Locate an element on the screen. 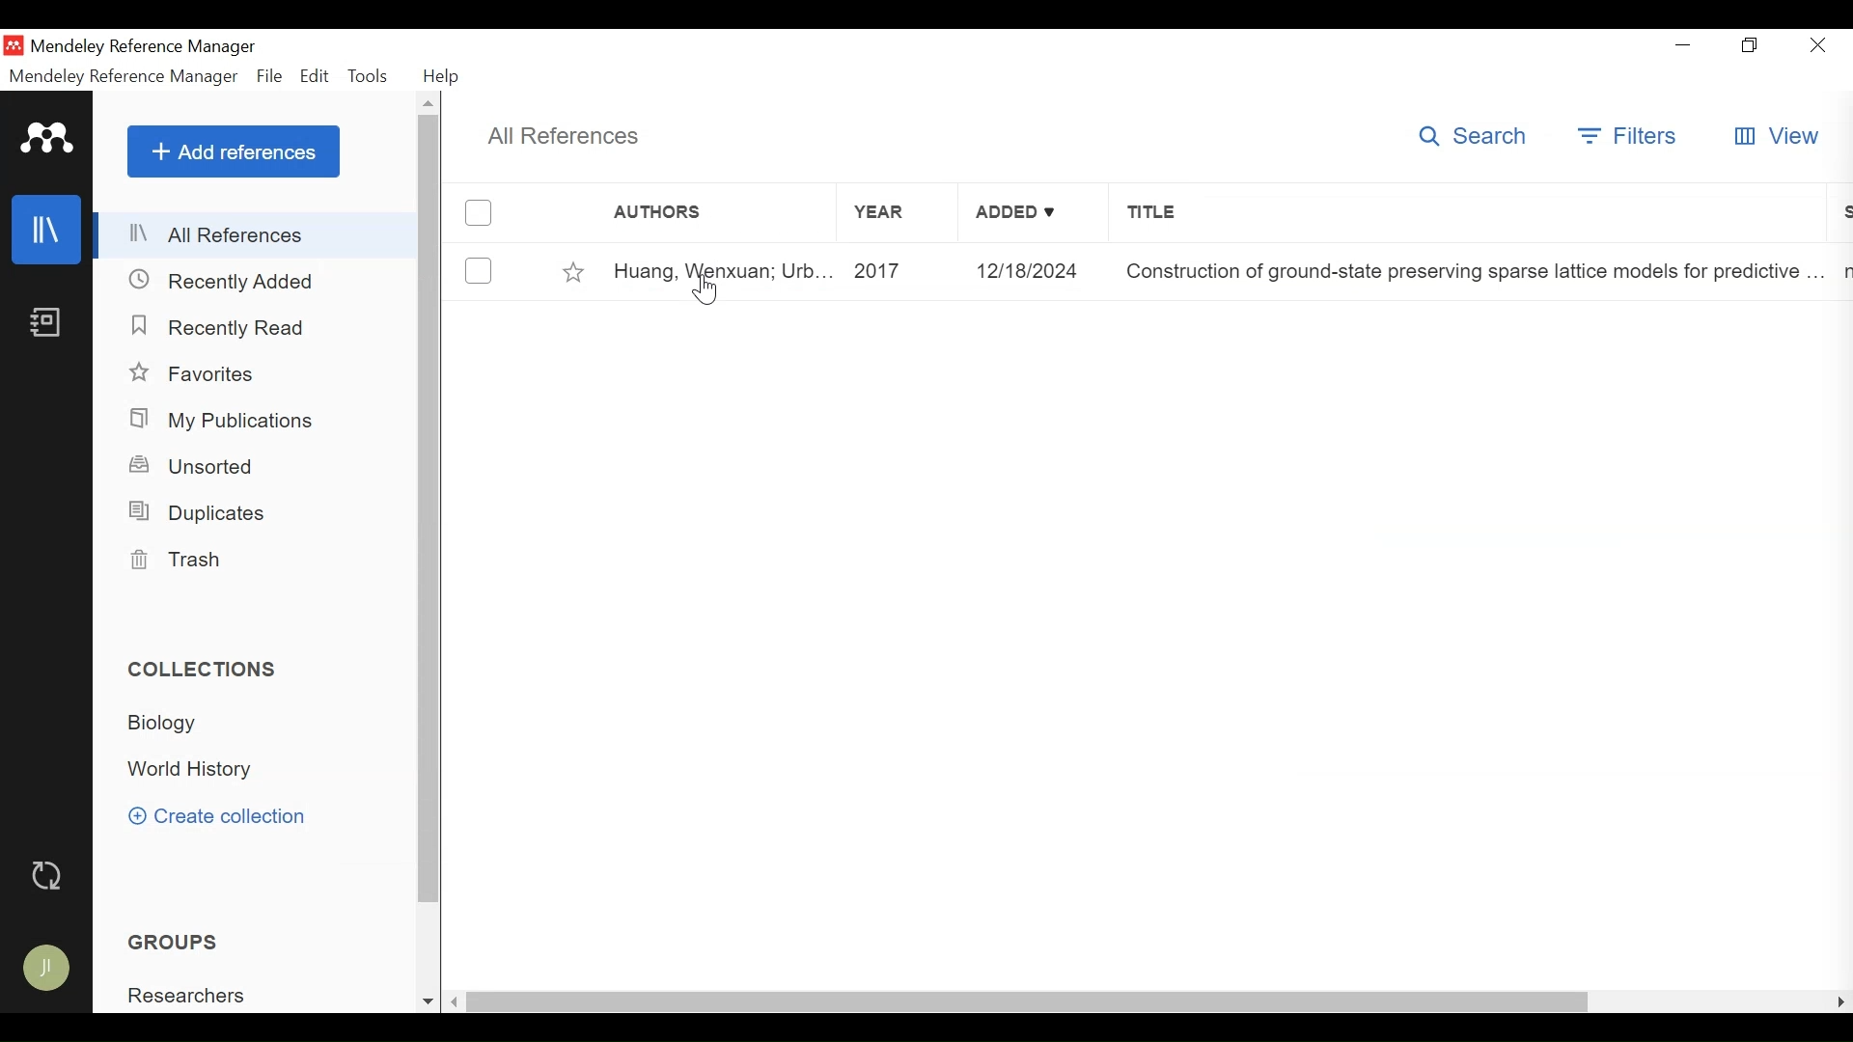  Edit is located at coordinates (315, 76).